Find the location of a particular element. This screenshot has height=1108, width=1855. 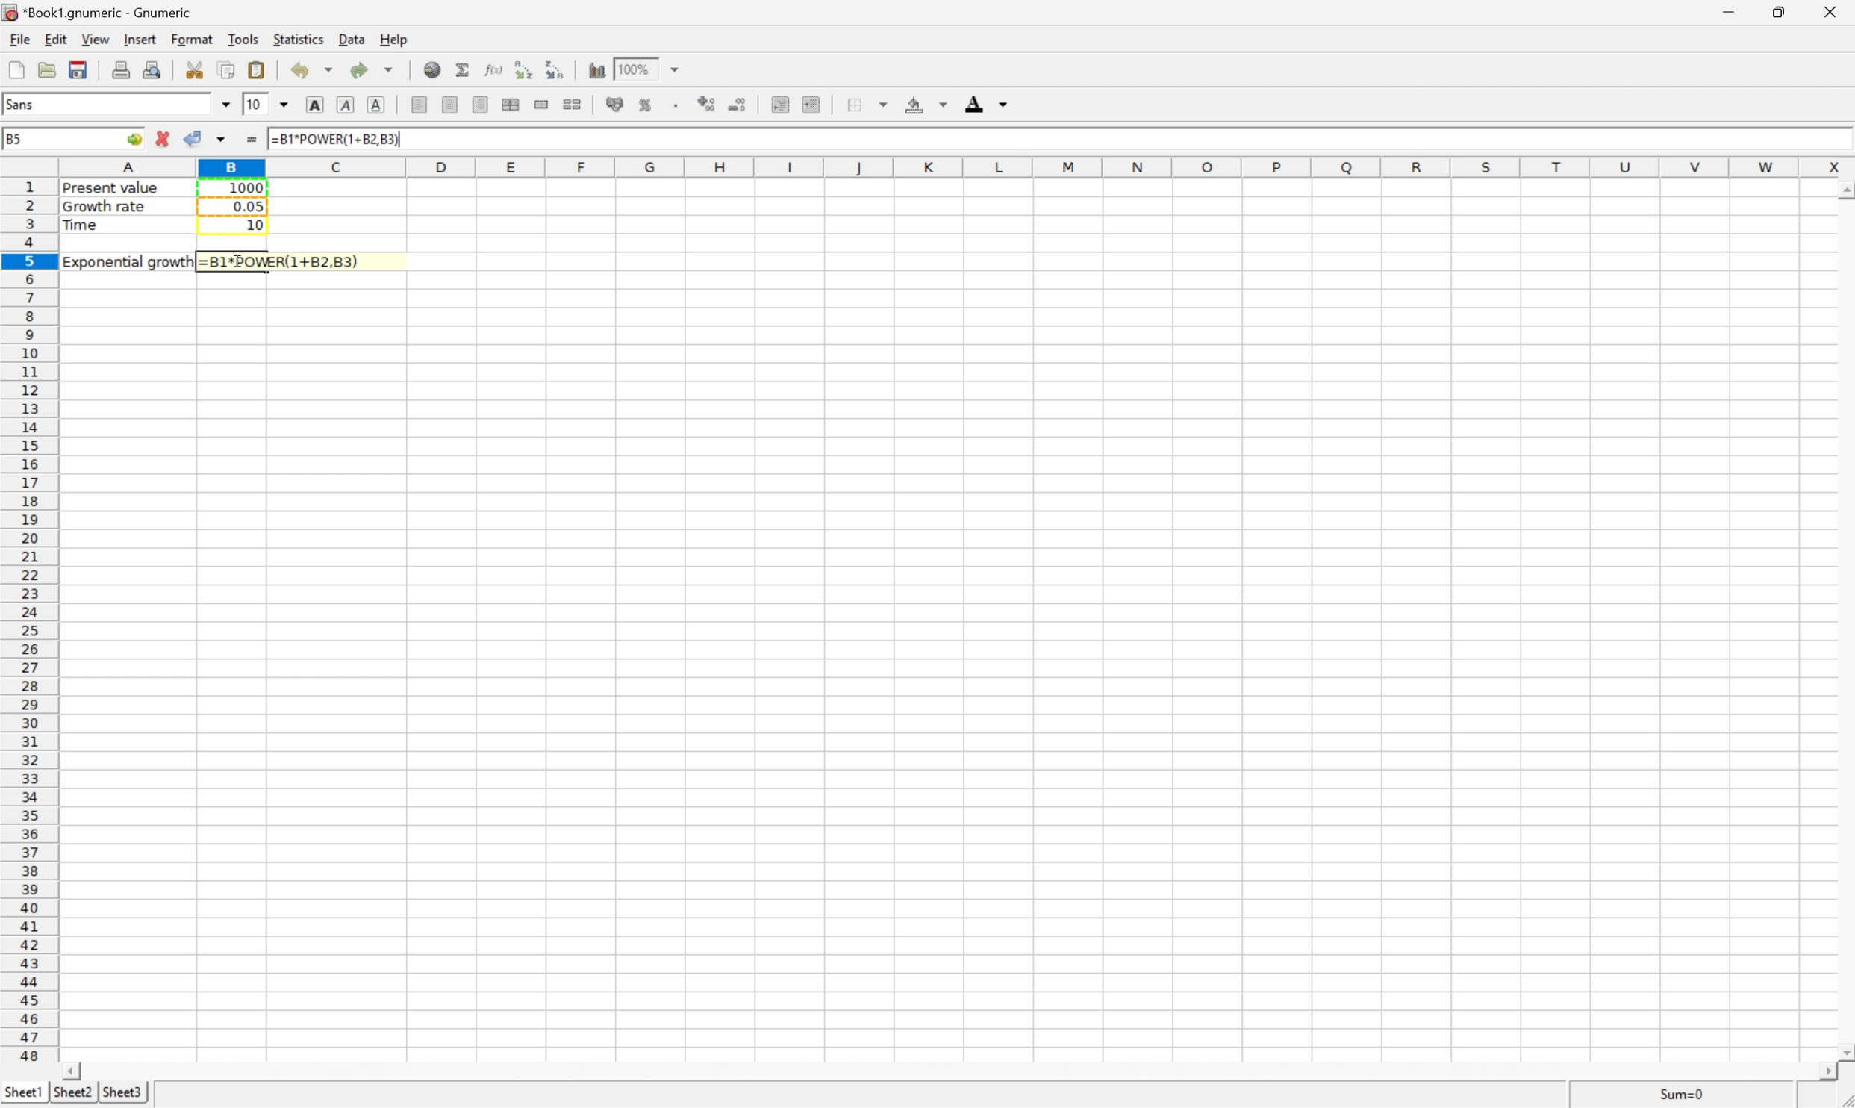

Center horizontally across selection is located at coordinates (511, 104).